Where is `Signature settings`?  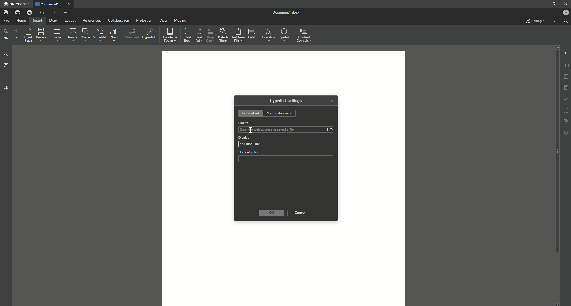 Signature settings is located at coordinates (567, 133).